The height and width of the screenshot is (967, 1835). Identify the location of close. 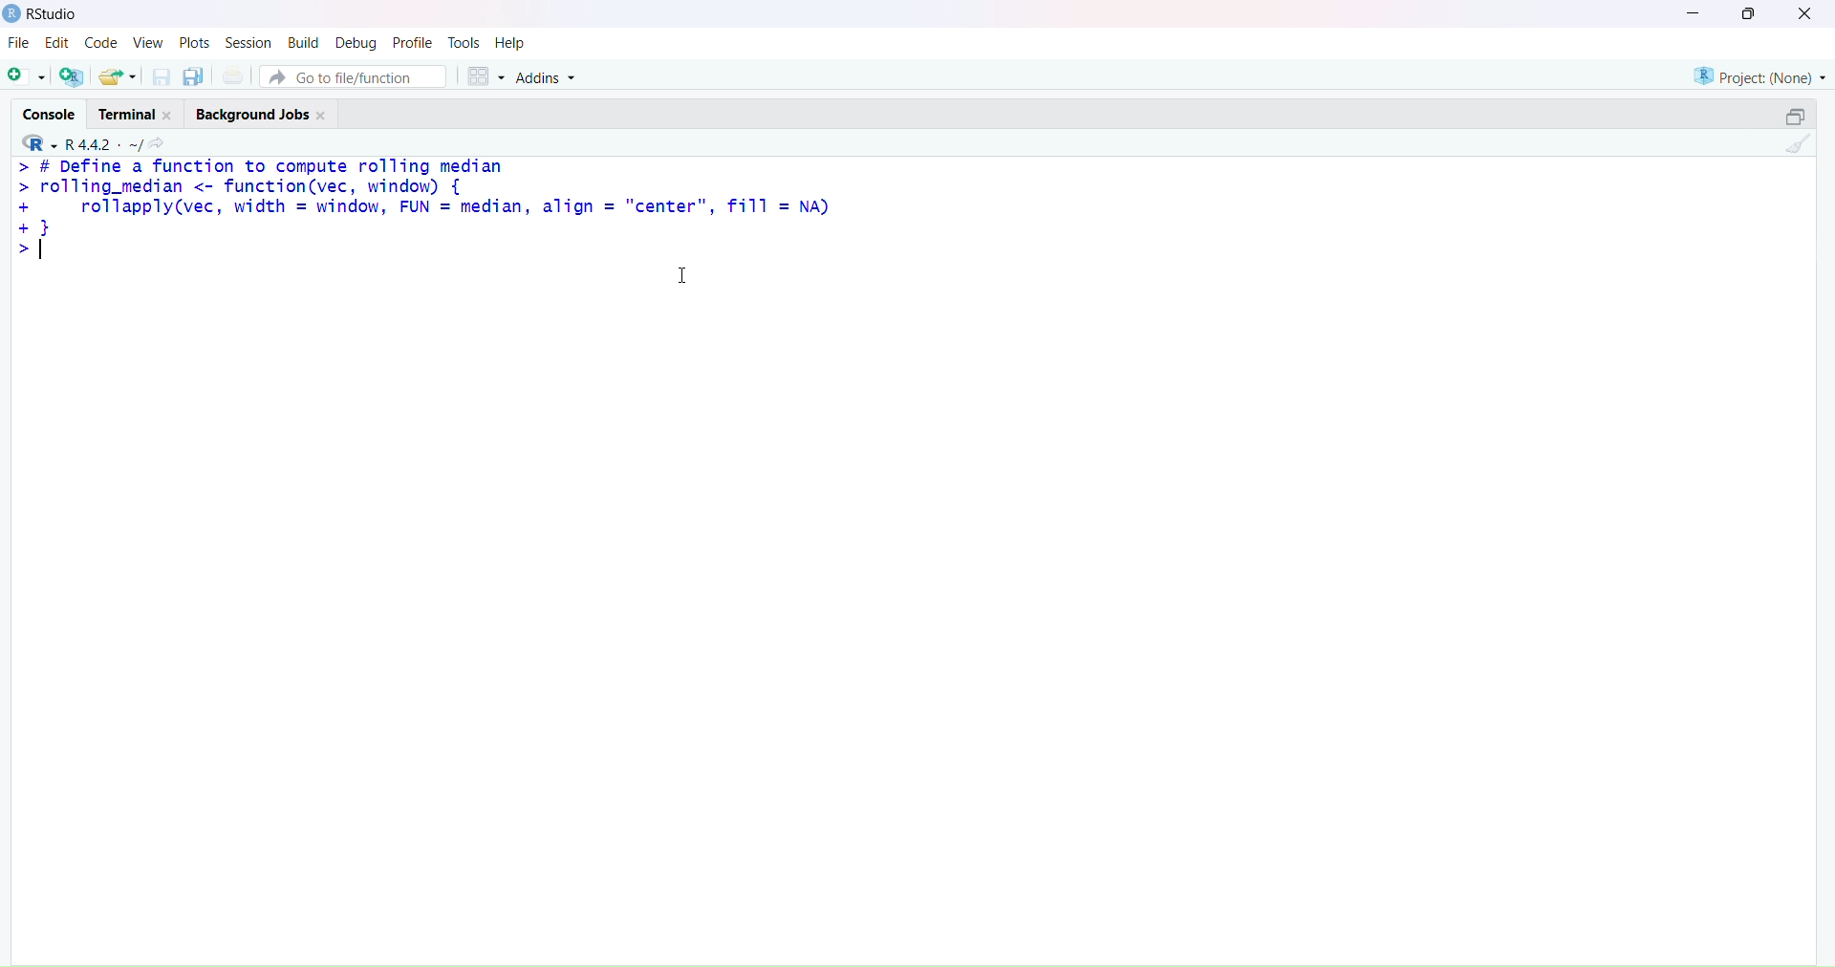
(321, 117).